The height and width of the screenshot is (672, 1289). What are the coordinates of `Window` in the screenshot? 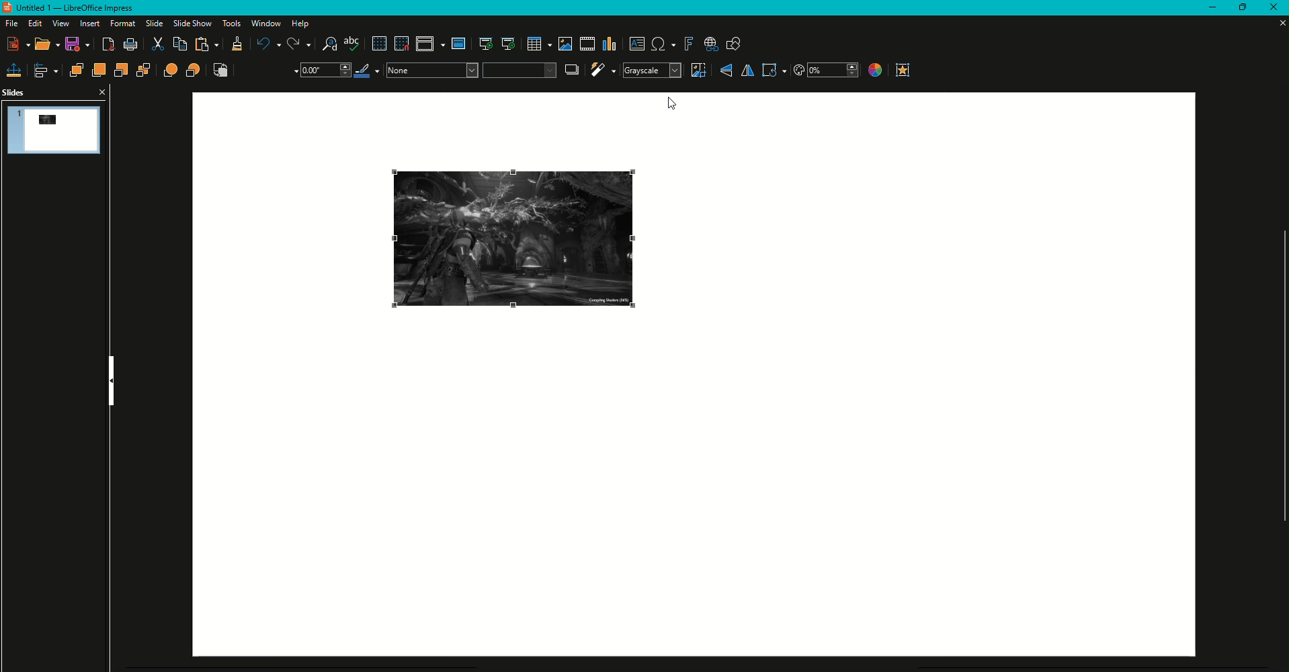 It's located at (264, 24).